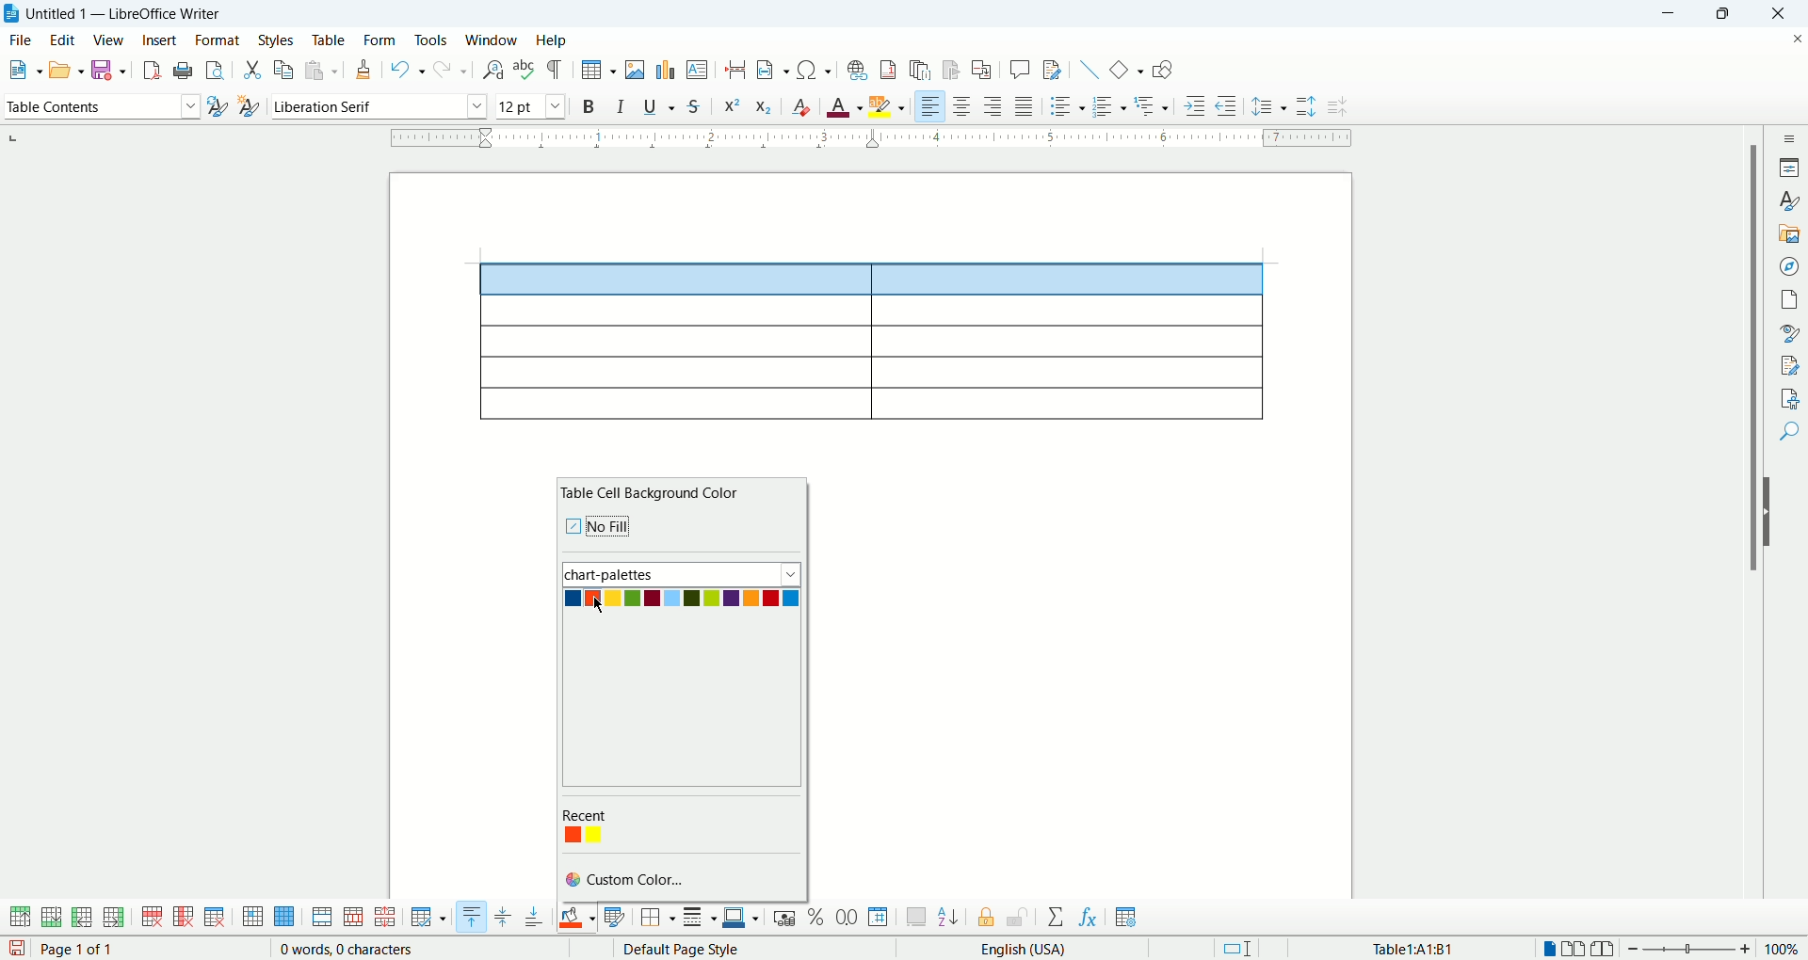 This screenshot has height=960, width=1808. I want to click on page count, so click(82, 950).